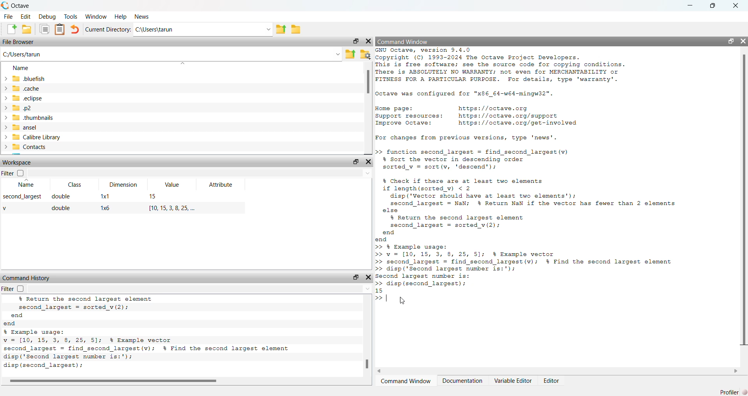 This screenshot has height=396, width=748. What do you see at coordinates (378, 298) in the screenshot?
I see `prompt cursor` at bounding box center [378, 298].